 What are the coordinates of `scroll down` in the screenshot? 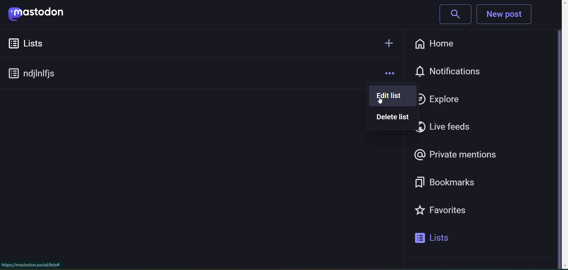 It's located at (558, 266).